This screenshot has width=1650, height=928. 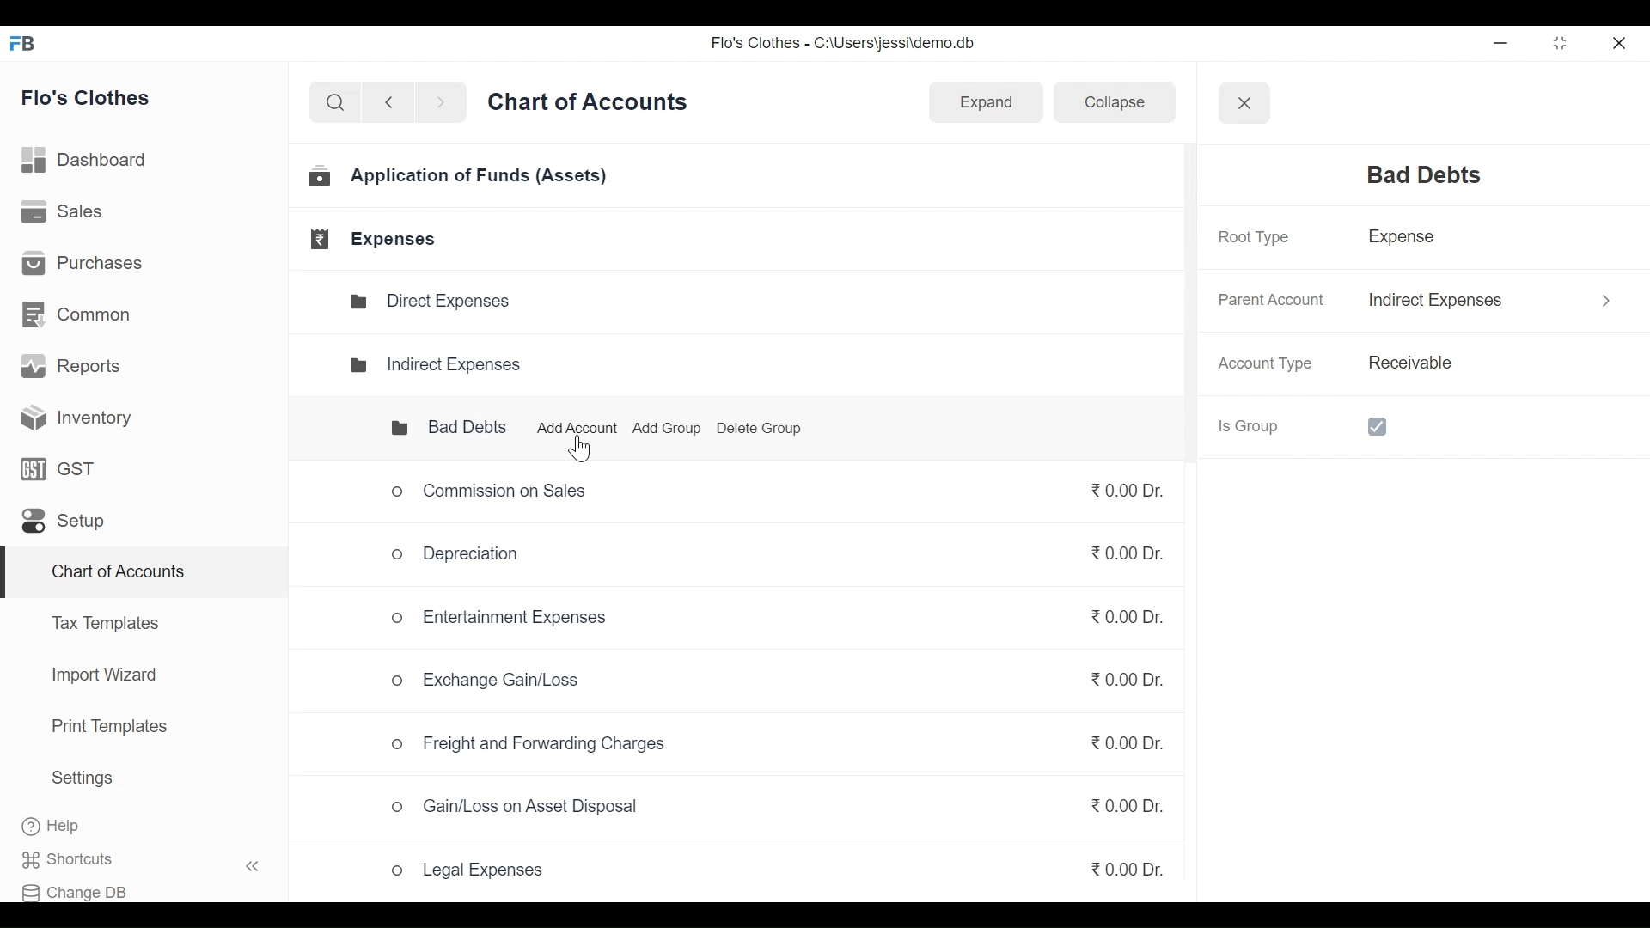 I want to click on Inventory, so click(x=70, y=417).